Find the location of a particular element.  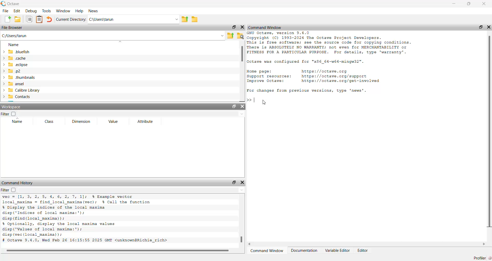

Value is located at coordinates (113, 121).